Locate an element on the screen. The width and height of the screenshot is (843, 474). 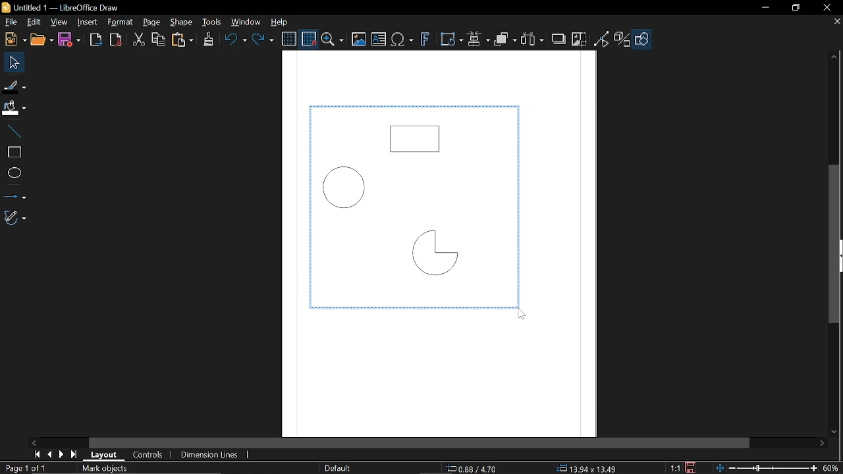
Vertical line around objects is located at coordinates (307, 207).